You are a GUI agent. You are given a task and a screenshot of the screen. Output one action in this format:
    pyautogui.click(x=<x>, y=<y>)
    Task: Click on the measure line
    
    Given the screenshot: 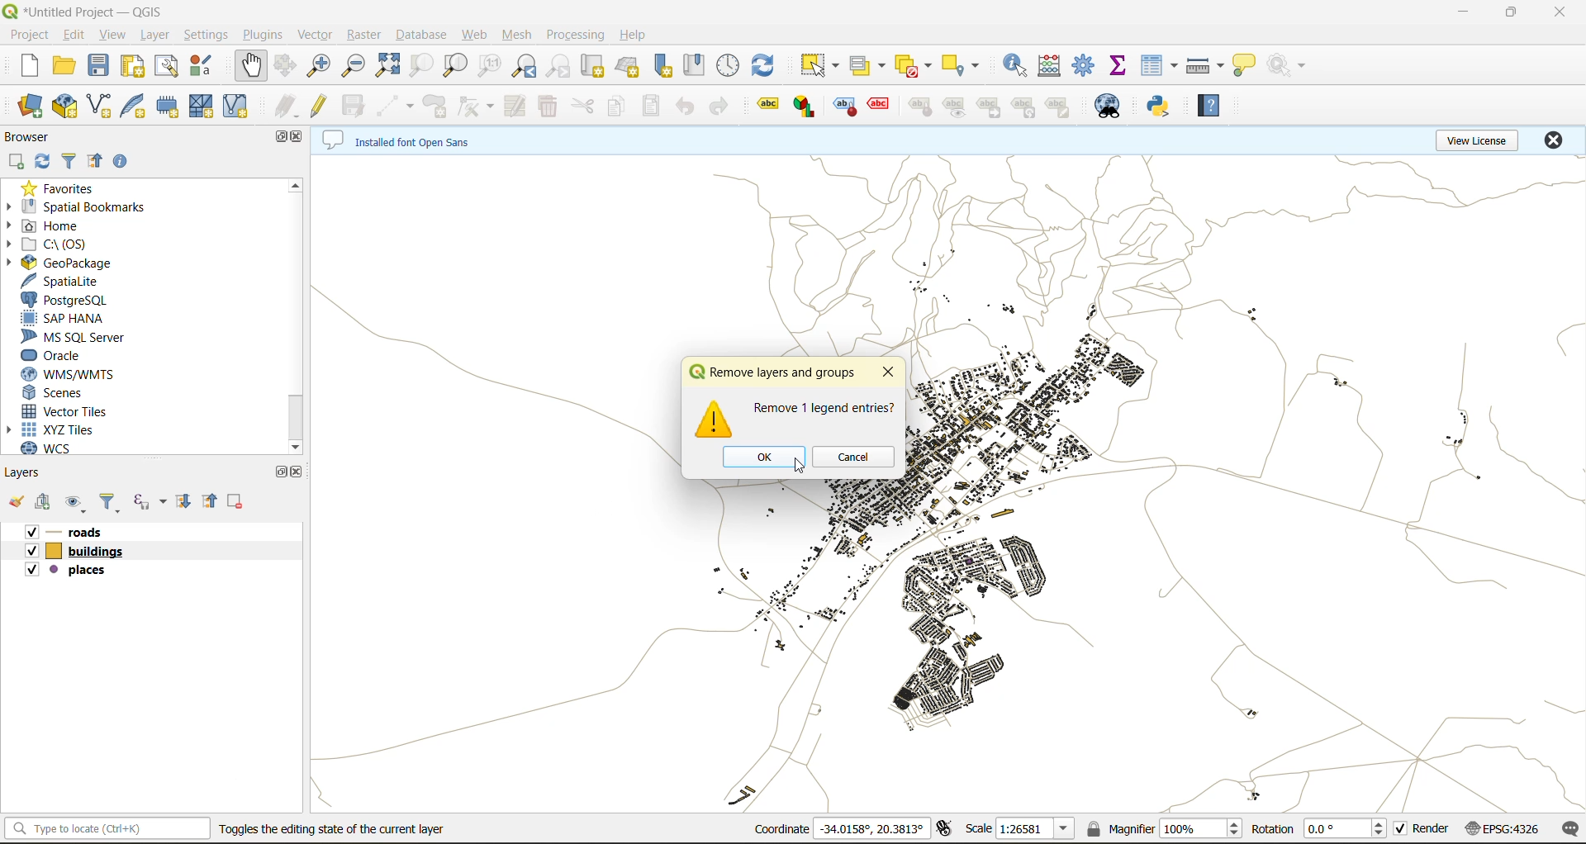 What is the action you would take?
    pyautogui.click(x=1207, y=64)
    